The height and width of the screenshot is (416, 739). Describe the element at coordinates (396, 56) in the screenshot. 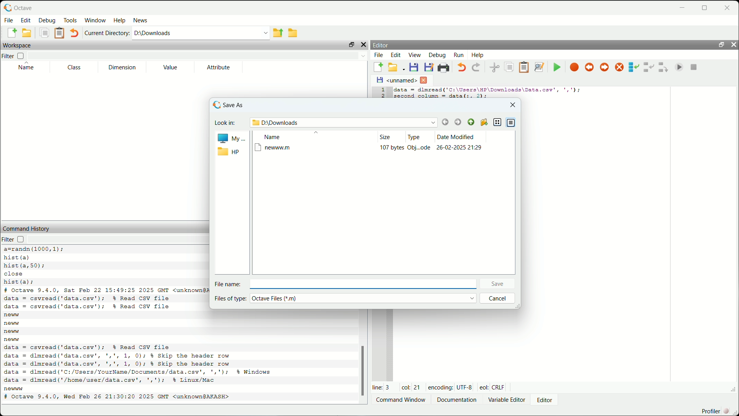

I see `edit` at that location.